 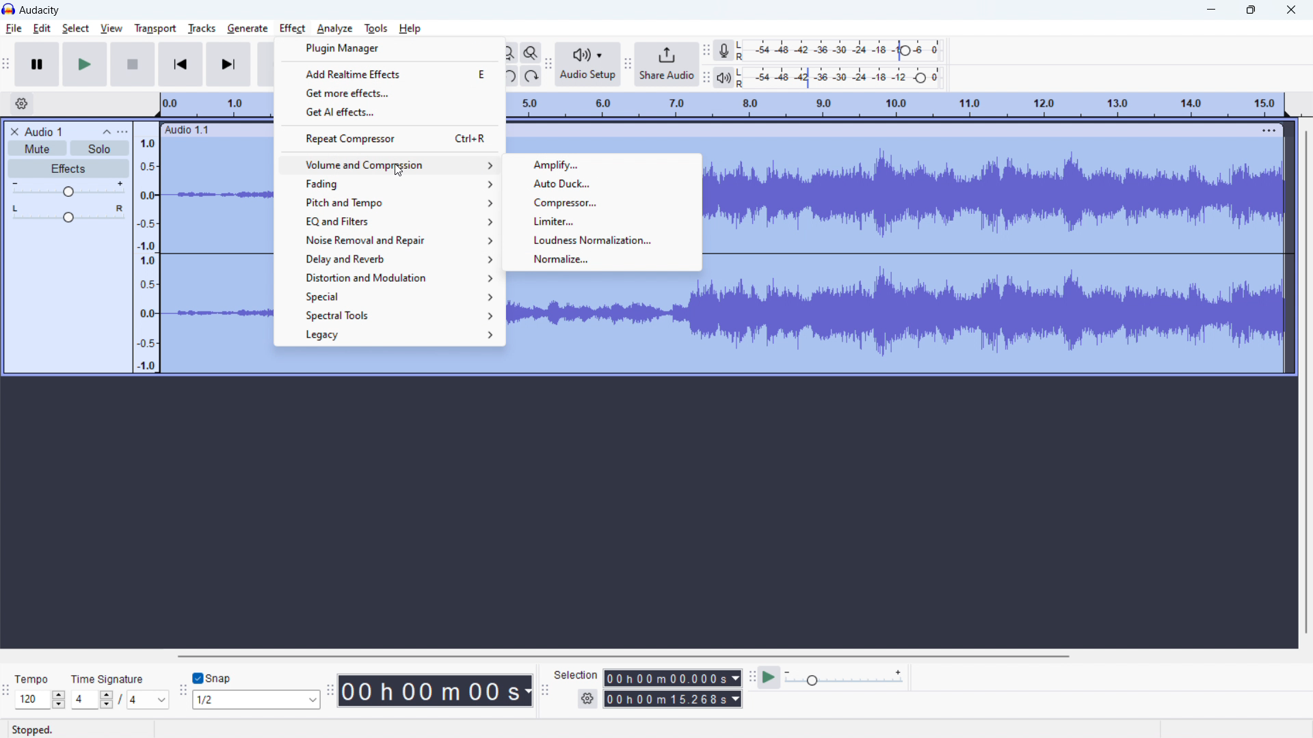 I want to click on 4/4 (set time signature), so click(x=120, y=700).